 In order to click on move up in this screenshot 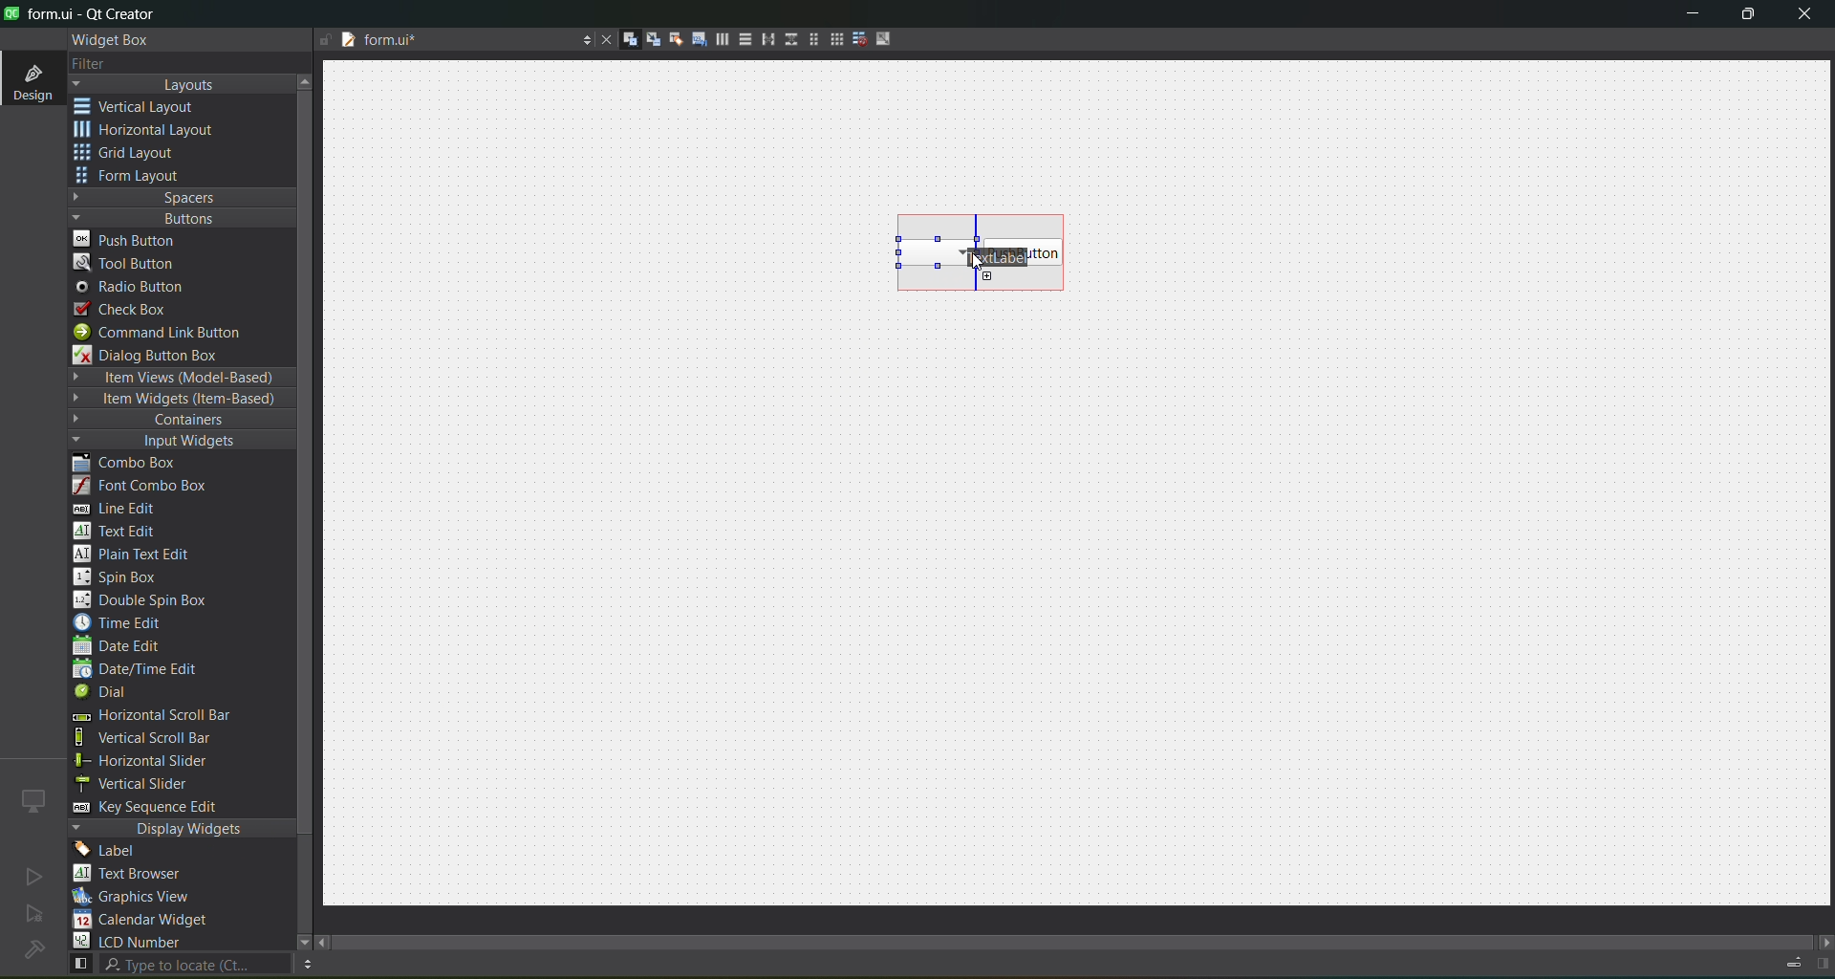, I will do `click(308, 79)`.